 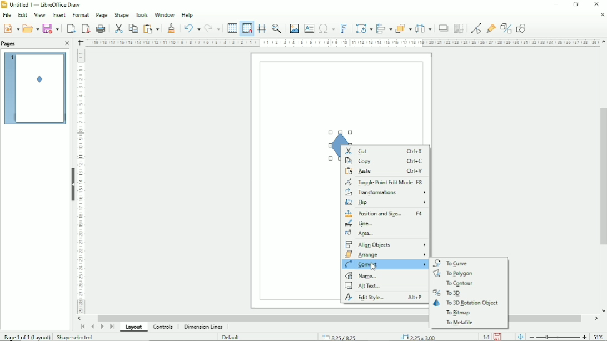 What do you see at coordinates (486, 337) in the screenshot?
I see `Scaling factor` at bounding box center [486, 337].